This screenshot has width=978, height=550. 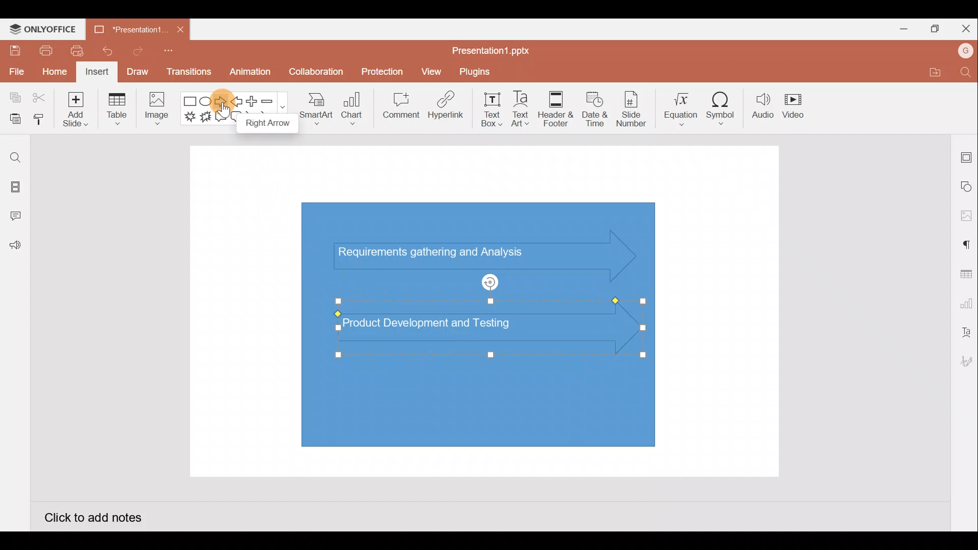 What do you see at coordinates (263, 121) in the screenshot?
I see `Right arrow` at bounding box center [263, 121].